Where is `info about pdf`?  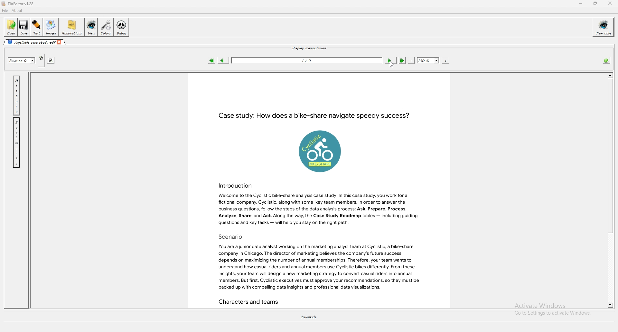
info about pdf is located at coordinates (606, 60).